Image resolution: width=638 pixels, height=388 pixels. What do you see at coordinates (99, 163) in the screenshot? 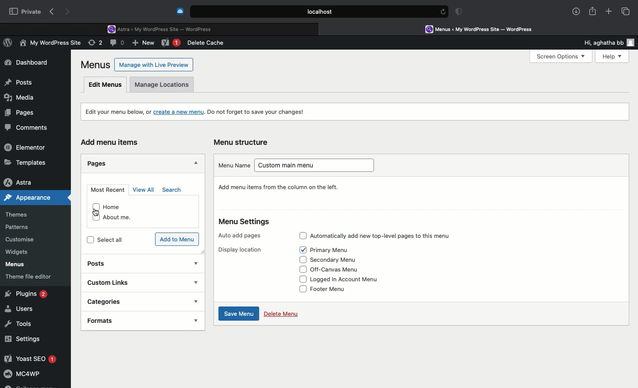
I see `Pages` at bounding box center [99, 163].